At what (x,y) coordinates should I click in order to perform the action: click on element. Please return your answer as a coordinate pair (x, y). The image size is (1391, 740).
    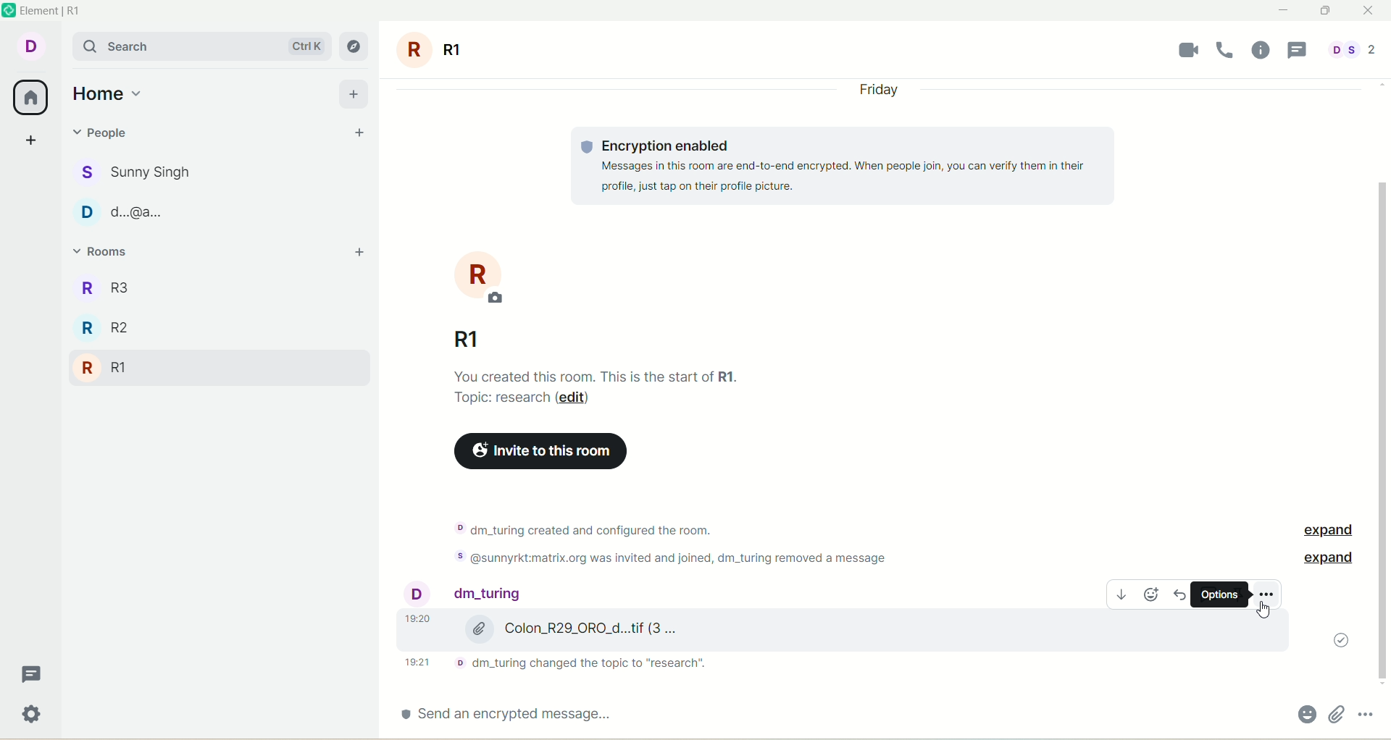
    Looking at the image, I should click on (56, 12).